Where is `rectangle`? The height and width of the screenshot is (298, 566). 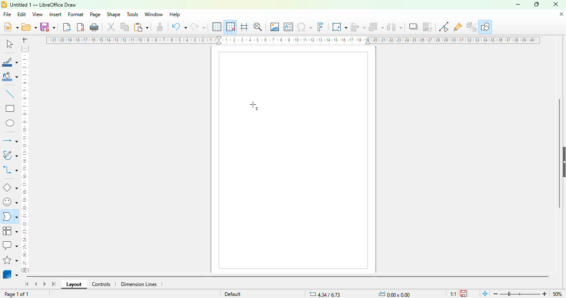 rectangle is located at coordinates (10, 108).